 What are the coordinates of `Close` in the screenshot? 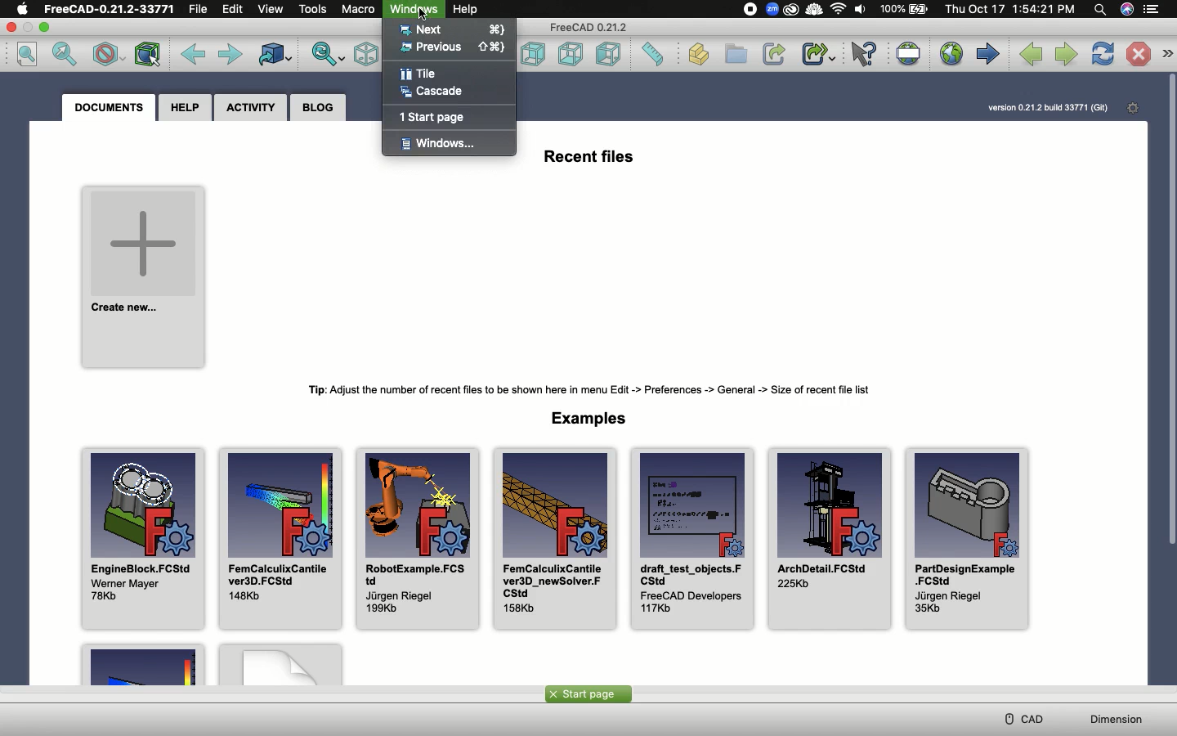 It's located at (13, 27).